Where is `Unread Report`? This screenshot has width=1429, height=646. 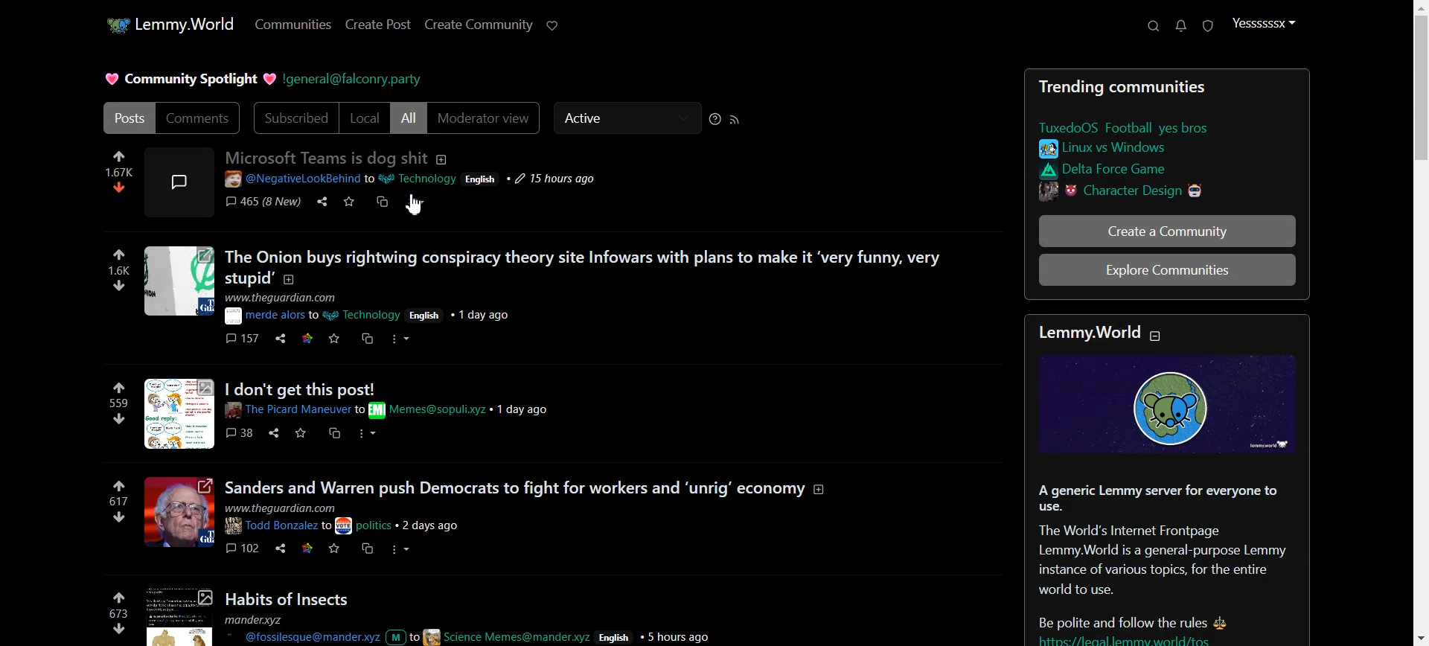
Unread Report is located at coordinates (1208, 27).